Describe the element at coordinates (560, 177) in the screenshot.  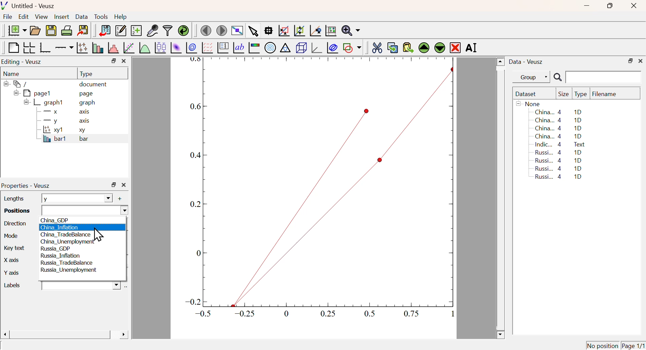
I see `Russi... 4 1D` at that location.